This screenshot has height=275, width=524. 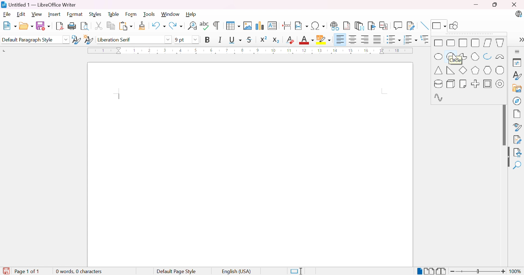 What do you see at coordinates (347, 25) in the screenshot?
I see `Insert footnote` at bounding box center [347, 25].